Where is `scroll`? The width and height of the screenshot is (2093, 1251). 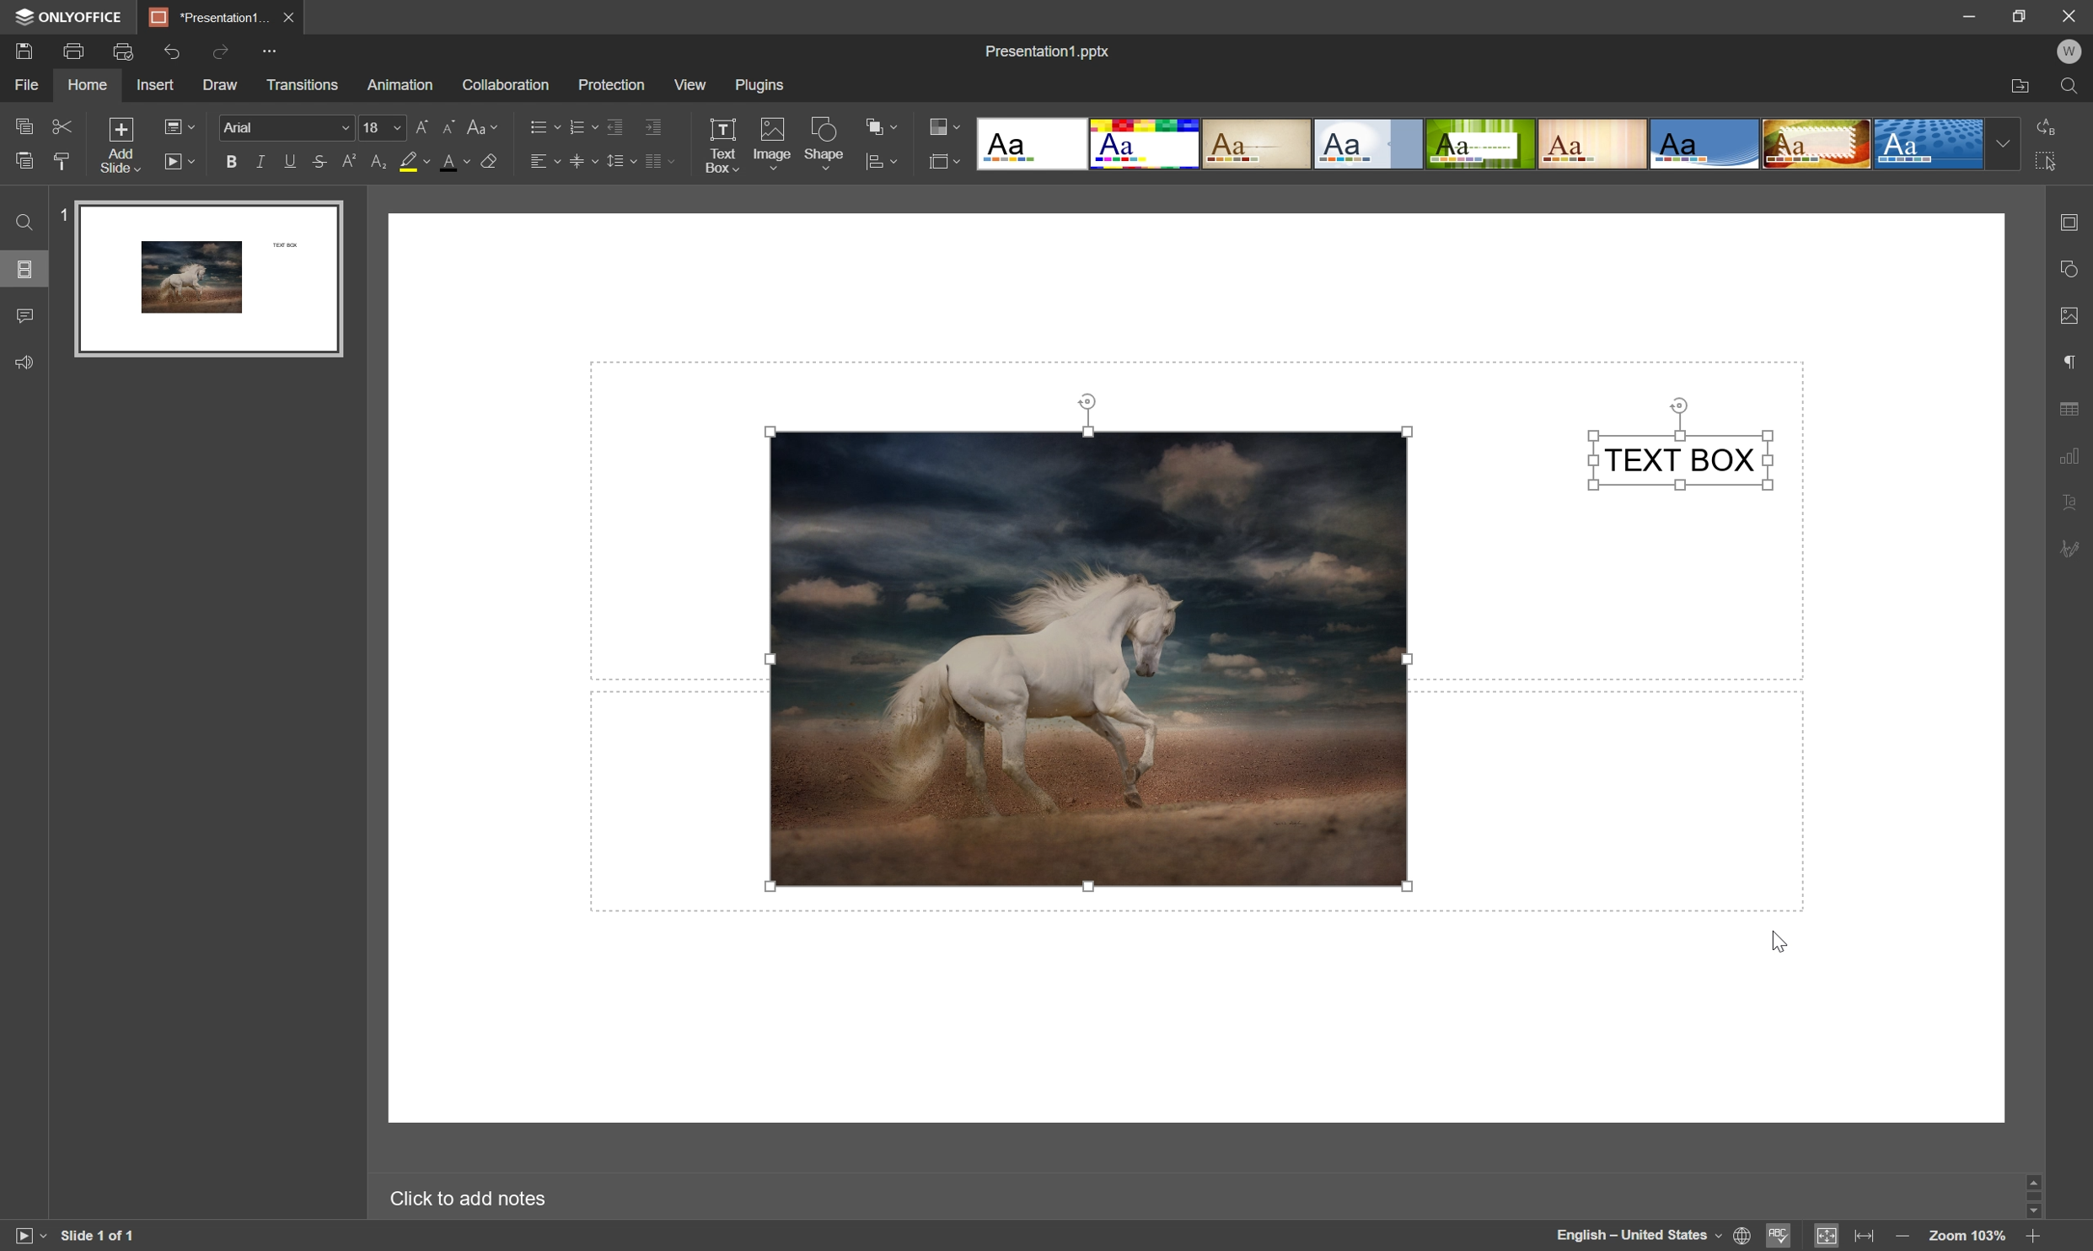 scroll is located at coordinates (2034, 1197).